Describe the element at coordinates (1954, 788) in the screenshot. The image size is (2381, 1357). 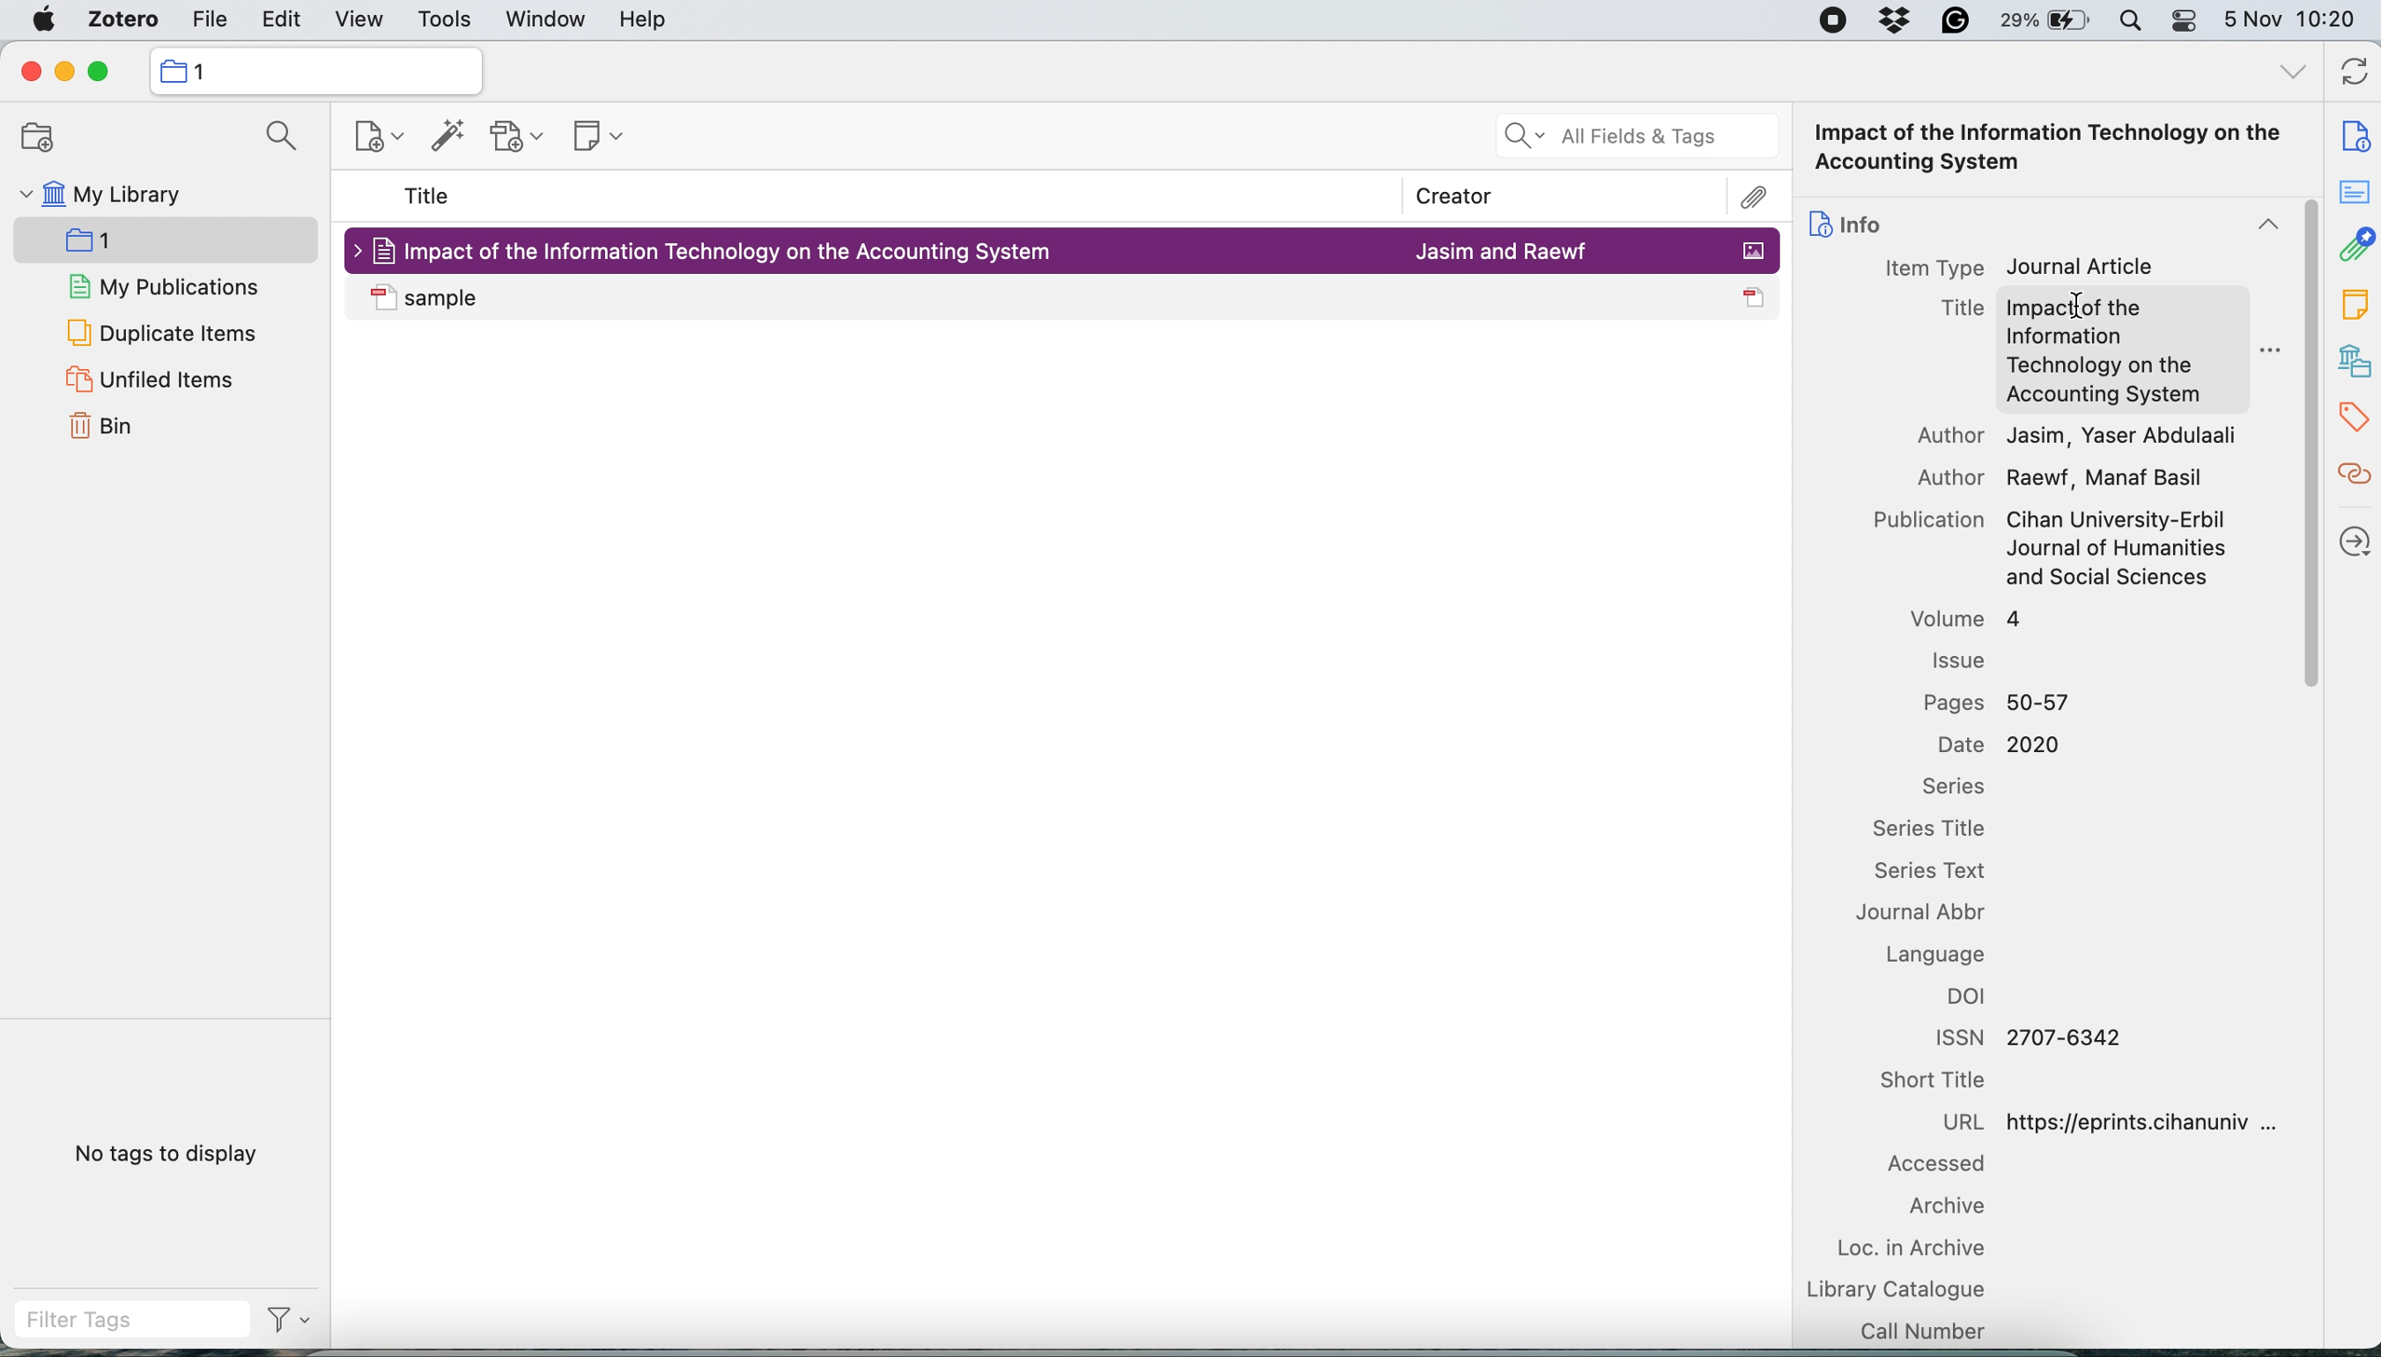
I see `series` at that location.